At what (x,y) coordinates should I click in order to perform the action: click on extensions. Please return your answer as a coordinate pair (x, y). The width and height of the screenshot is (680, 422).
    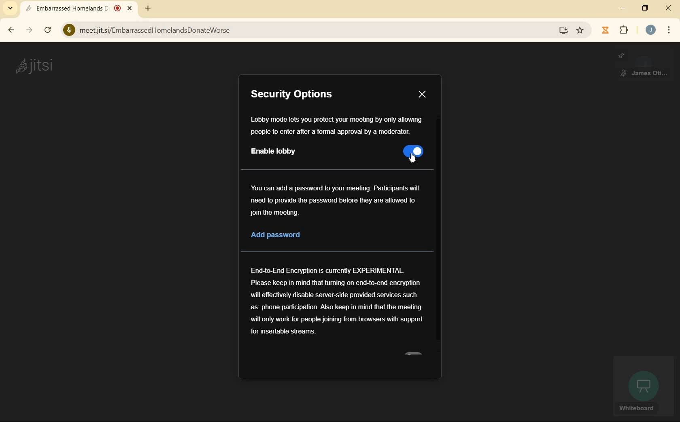
    Looking at the image, I should click on (626, 31).